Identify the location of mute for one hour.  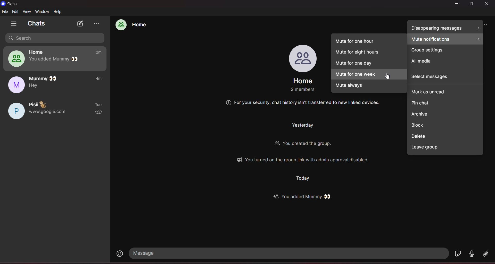
(369, 40).